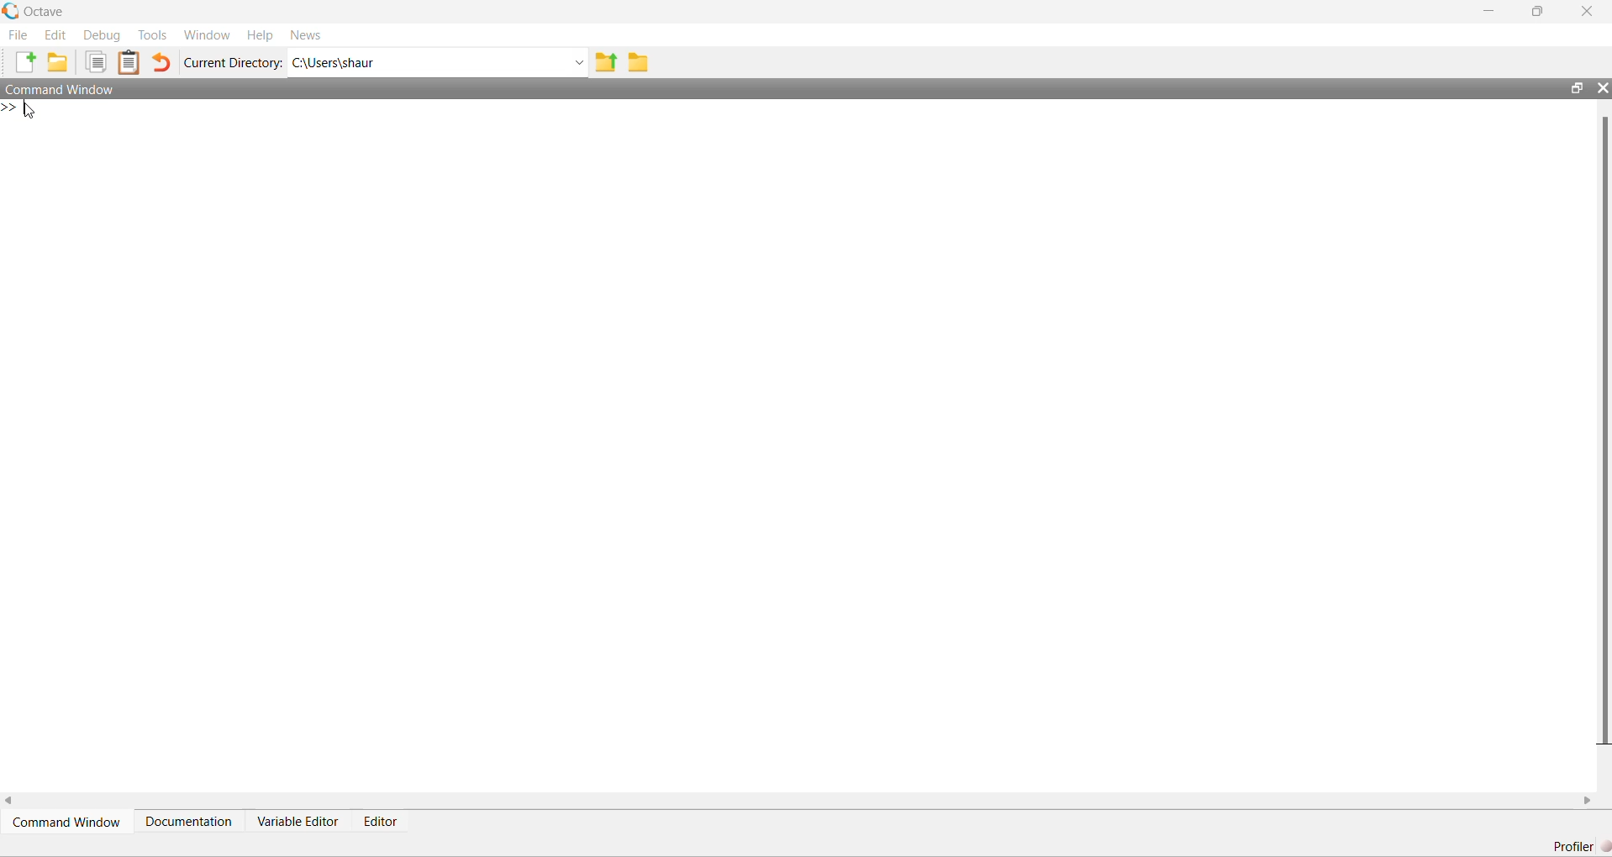  I want to click on Profiler, so click(1581, 846).